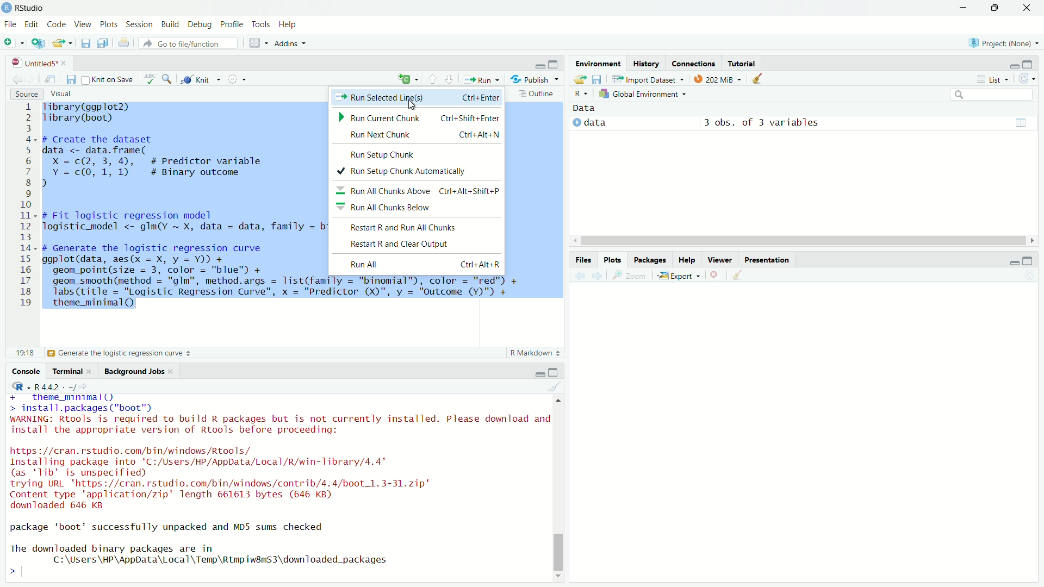 This screenshot has height=587, width=1044. I want to click on Terminal, so click(65, 371).